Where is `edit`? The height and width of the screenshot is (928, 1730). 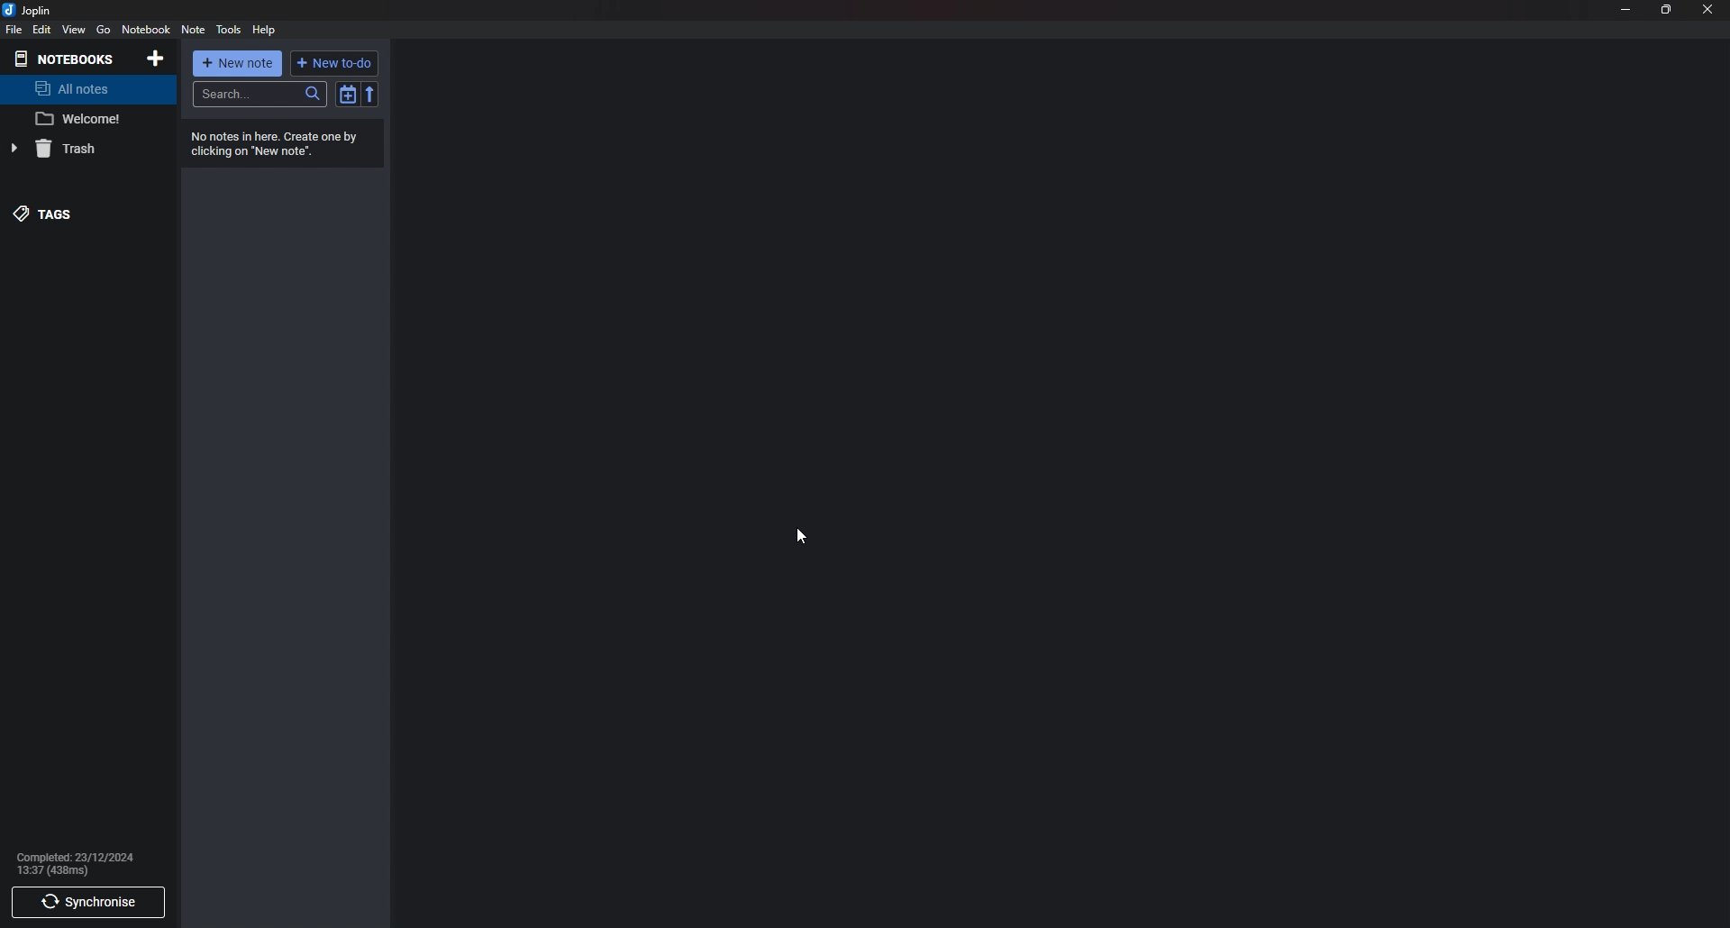 edit is located at coordinates (41, 29).